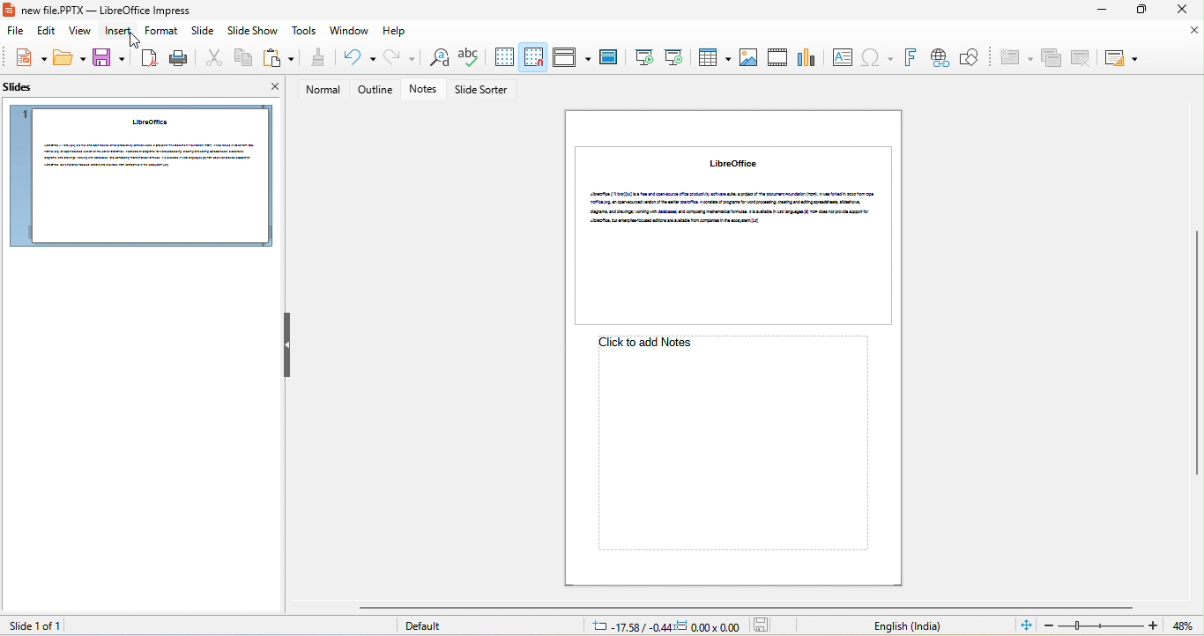  I want to click on spelling, so click(469, 58).